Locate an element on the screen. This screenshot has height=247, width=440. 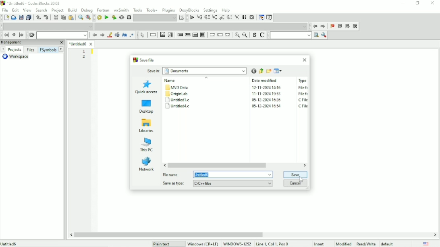
FSymbols is located at coordinates (48, 50).